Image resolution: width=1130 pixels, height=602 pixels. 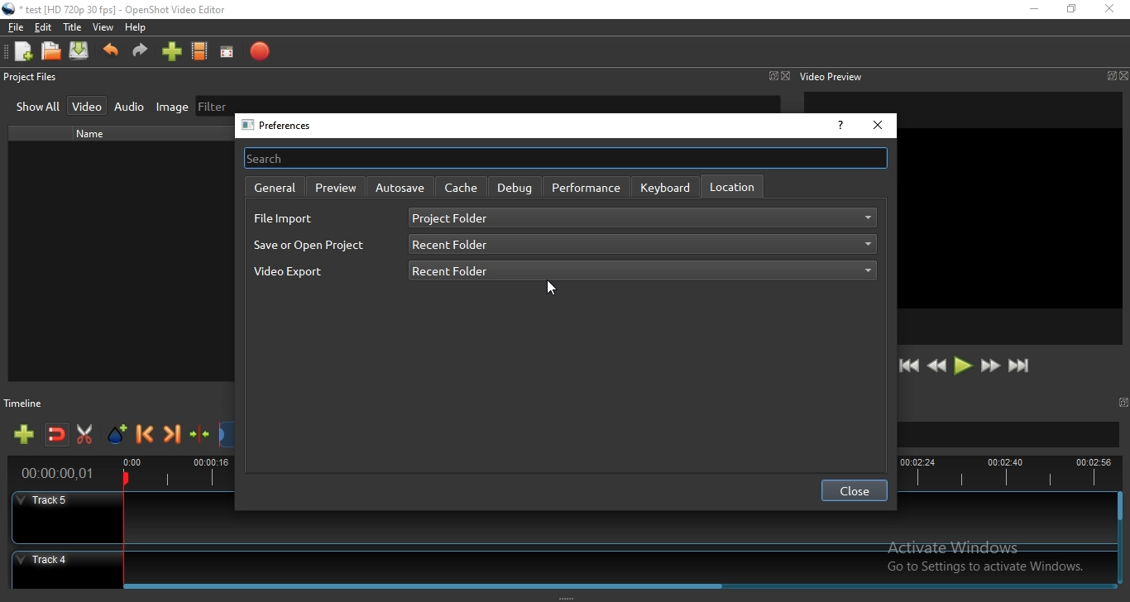 I want to click on close, so click(x=878, y=126).